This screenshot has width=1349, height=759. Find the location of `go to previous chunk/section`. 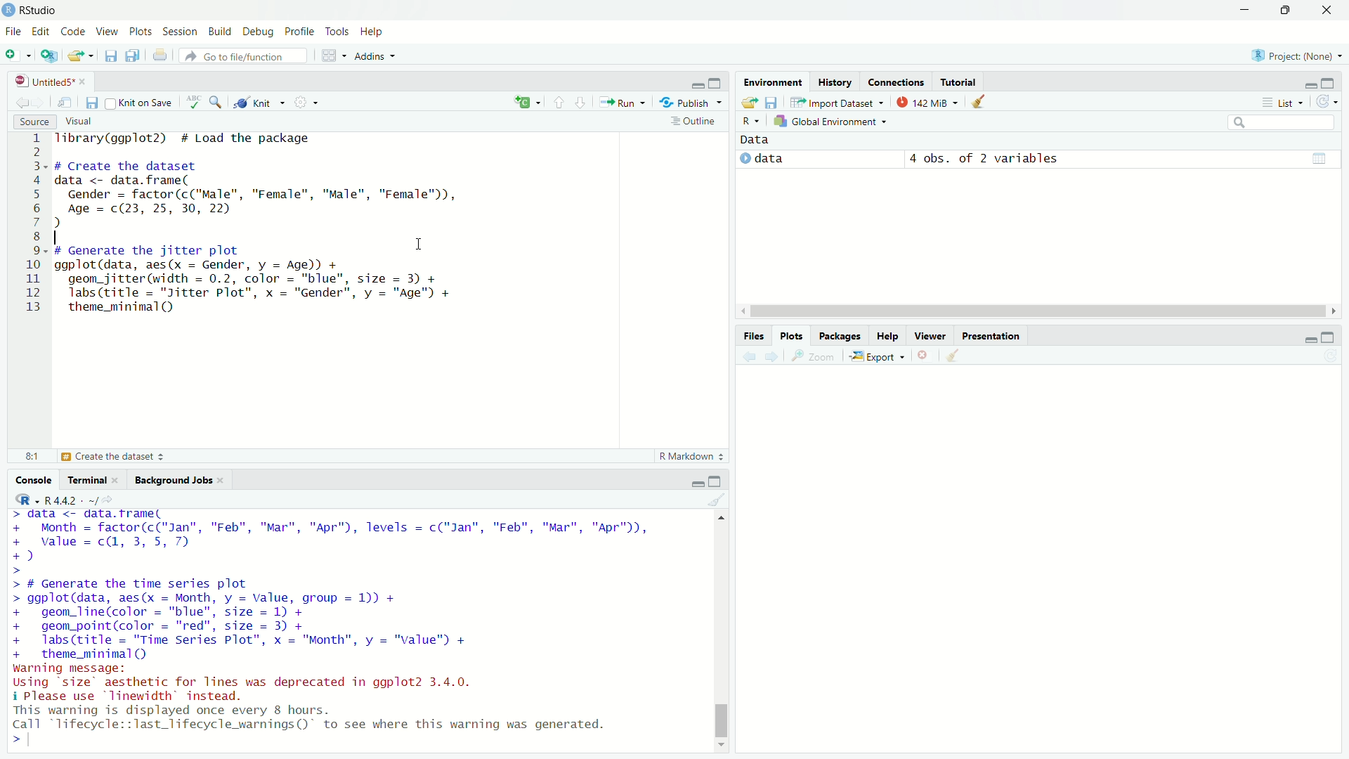

go to previous chunk/section is located at coordinates (558, 100).